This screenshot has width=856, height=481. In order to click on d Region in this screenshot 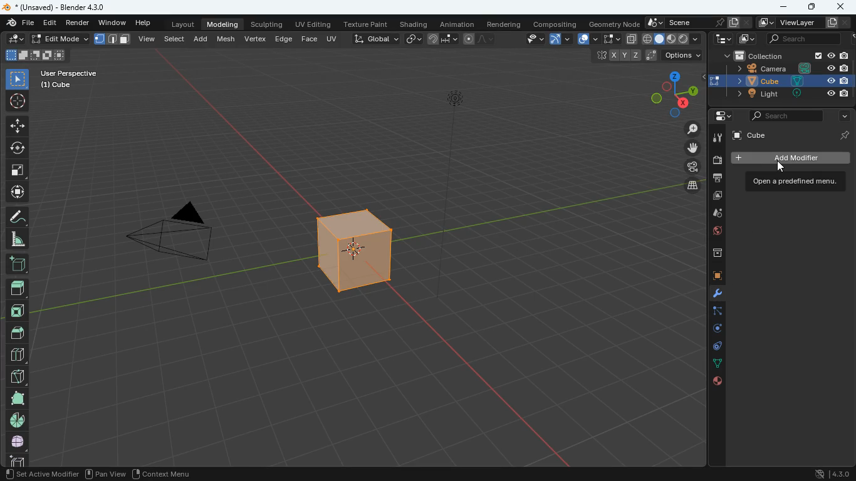, I will do `click(90, 473)`.